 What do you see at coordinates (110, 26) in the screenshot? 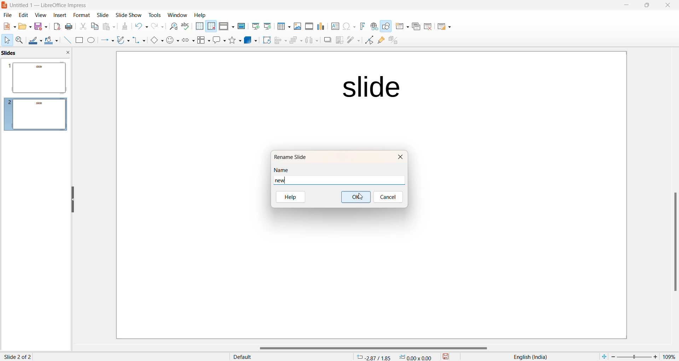
I see `Paste options` at bounding box center [110, 26].